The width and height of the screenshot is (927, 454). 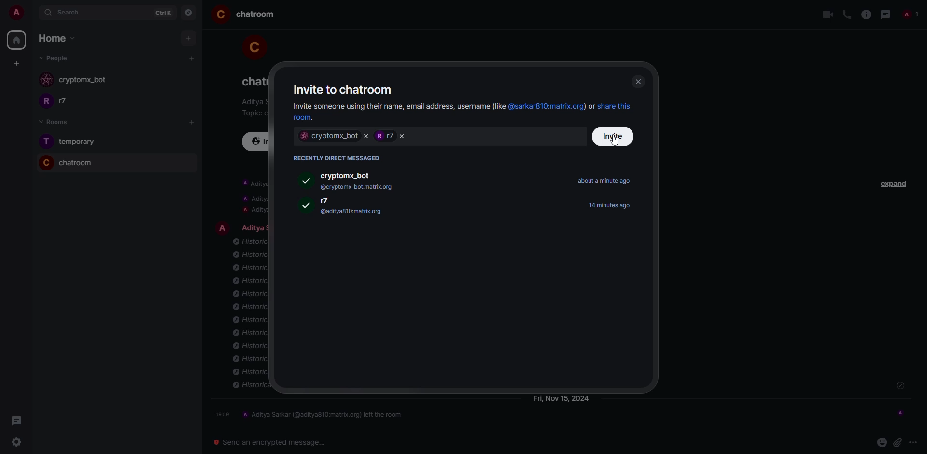 What do you see at coordinates (307, 205) in the screenshot?
I see `selected` at bounding box center [307, 205].